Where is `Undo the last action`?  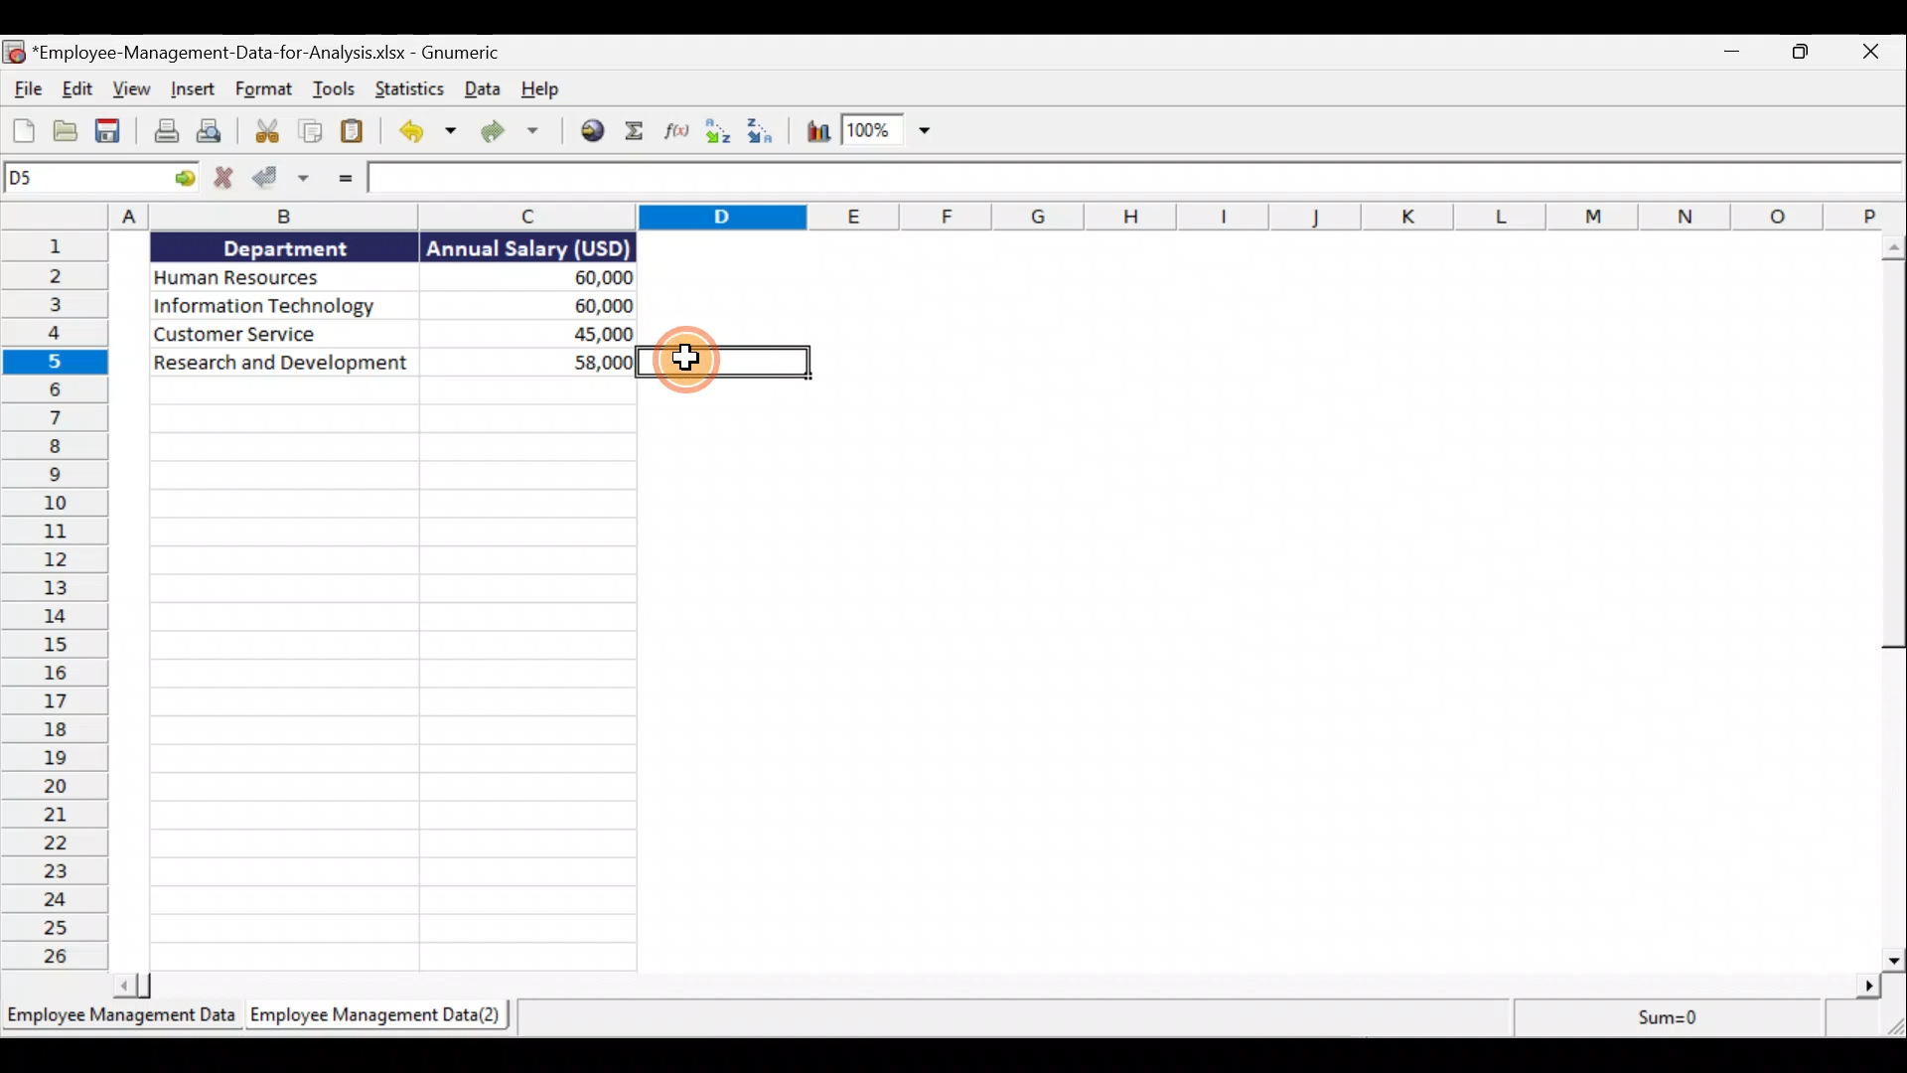 Undo the last action is located at coordinates (424, 131).